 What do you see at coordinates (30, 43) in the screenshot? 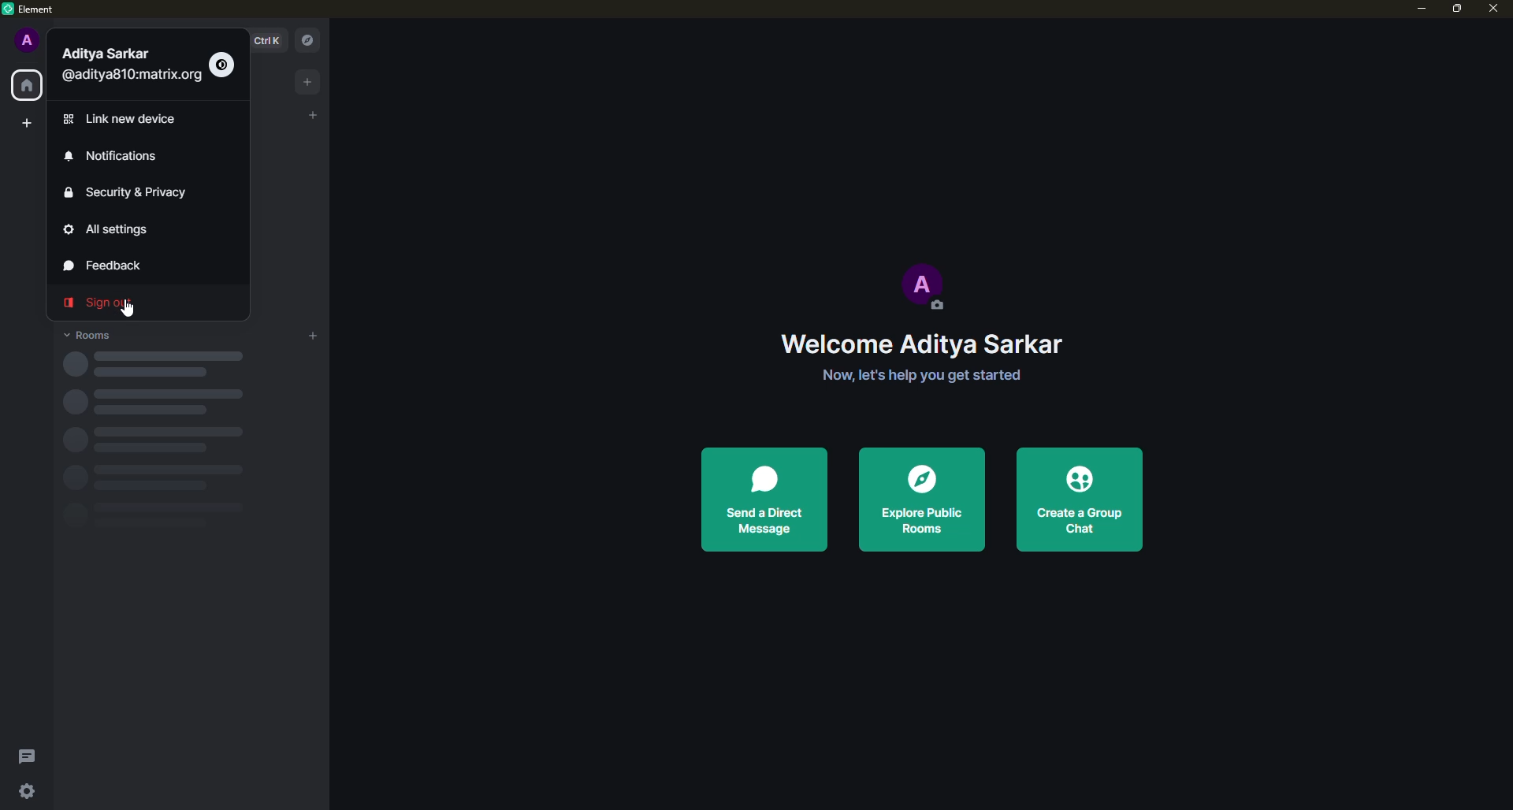
I see `profile` at bounding box center [30, 43].